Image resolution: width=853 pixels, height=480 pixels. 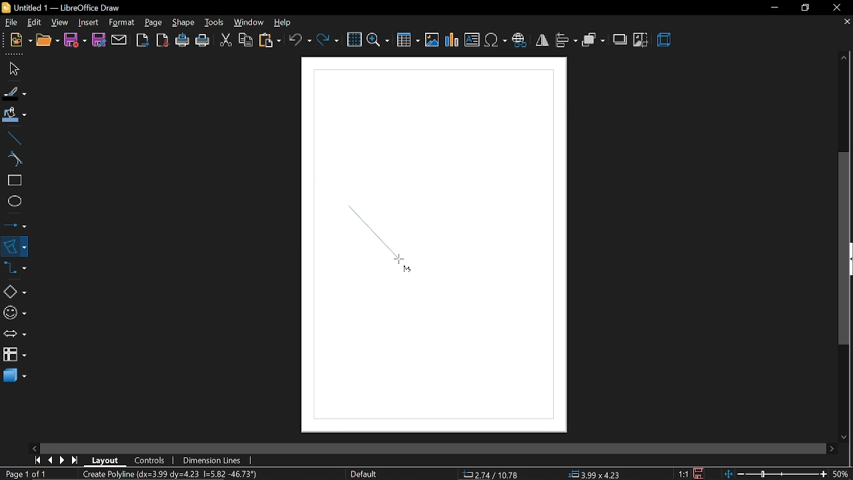 I want to click on tools, so click(x=214, y=23).